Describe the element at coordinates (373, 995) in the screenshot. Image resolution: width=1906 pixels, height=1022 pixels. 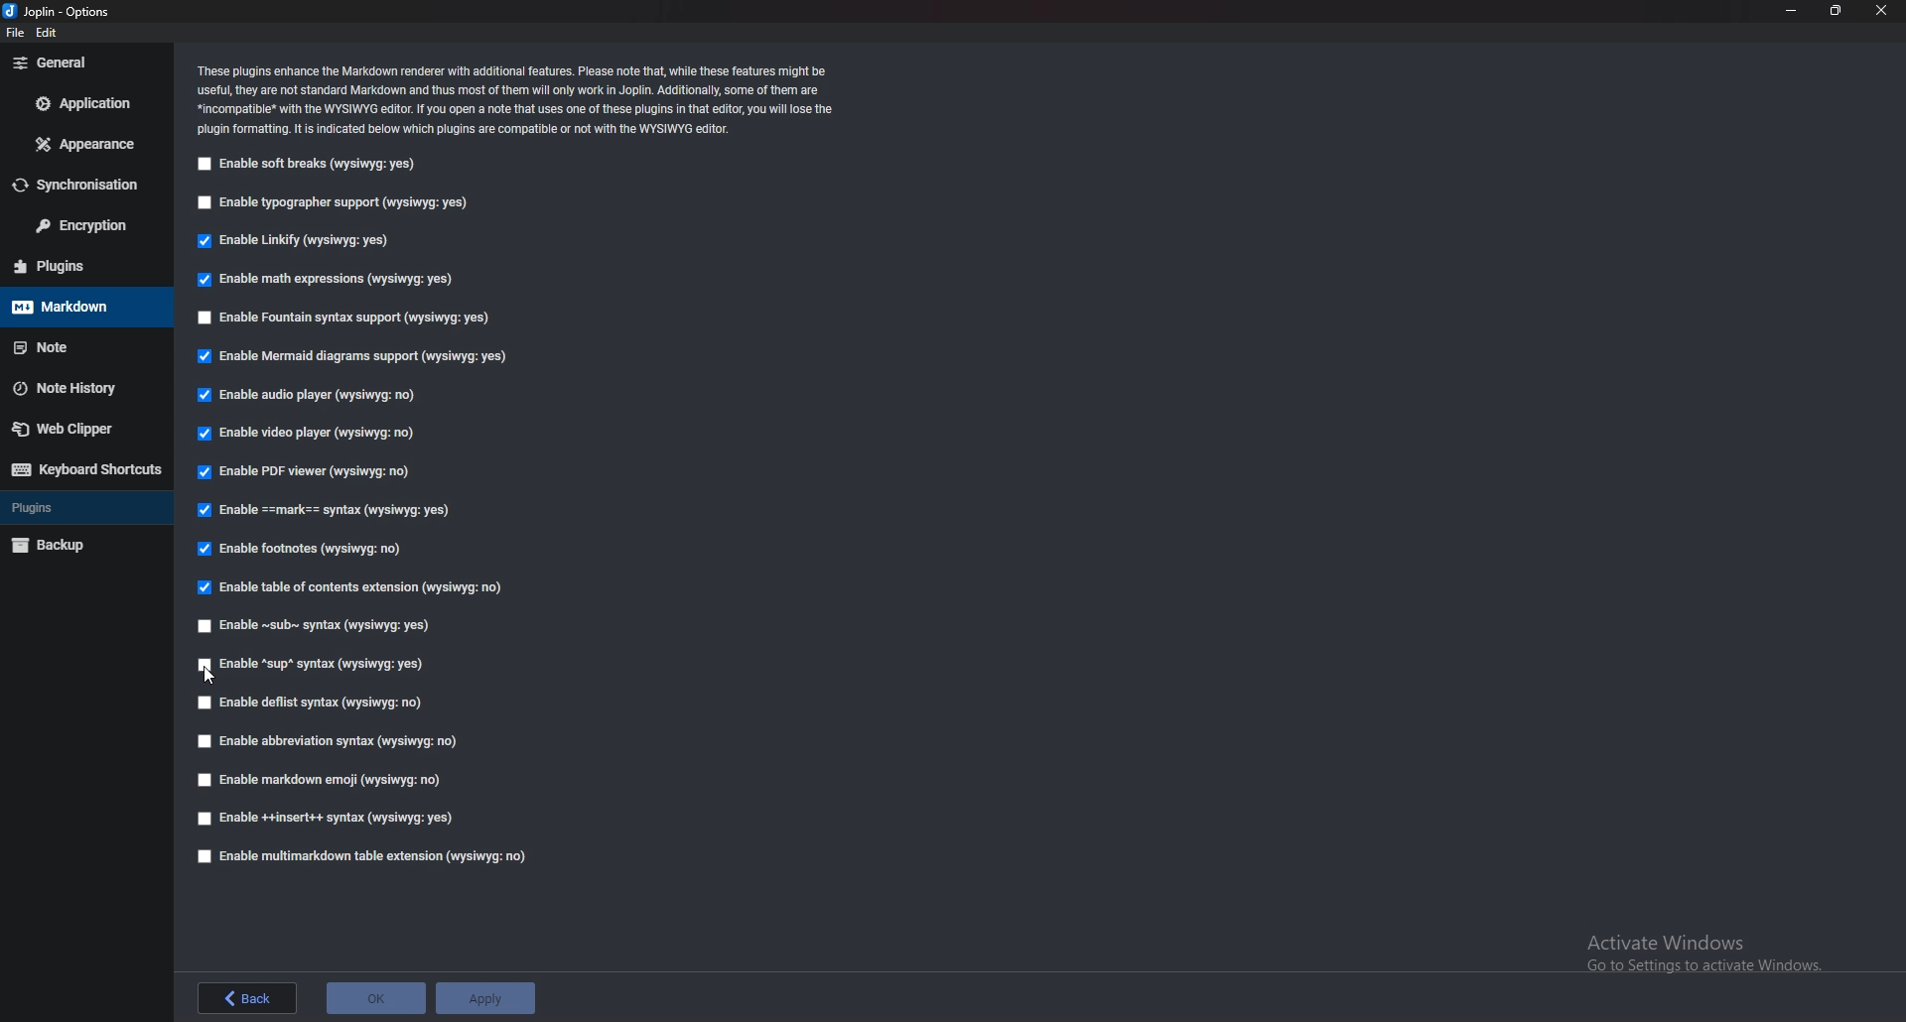
I see `ok` at that location.